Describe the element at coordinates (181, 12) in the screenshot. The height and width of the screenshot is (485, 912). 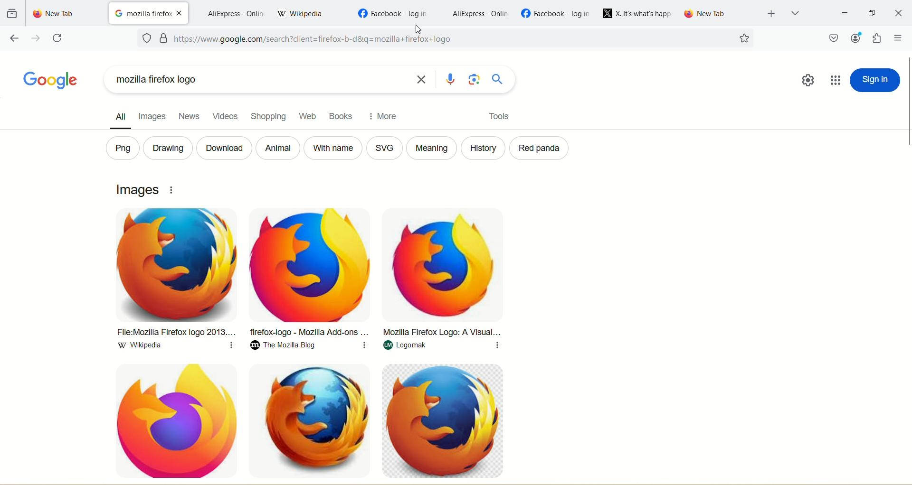
I see `close` at that location.